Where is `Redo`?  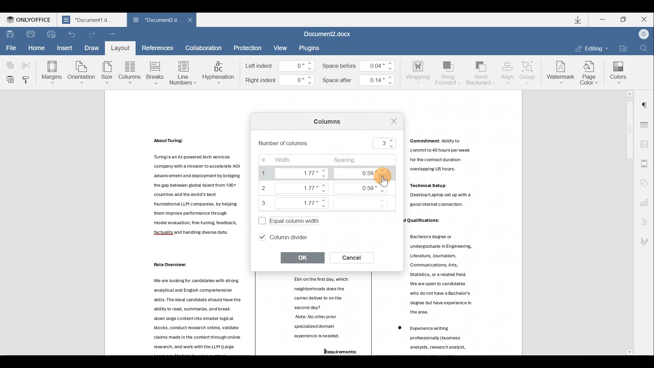 Redo is located at coordinates (93, 34).